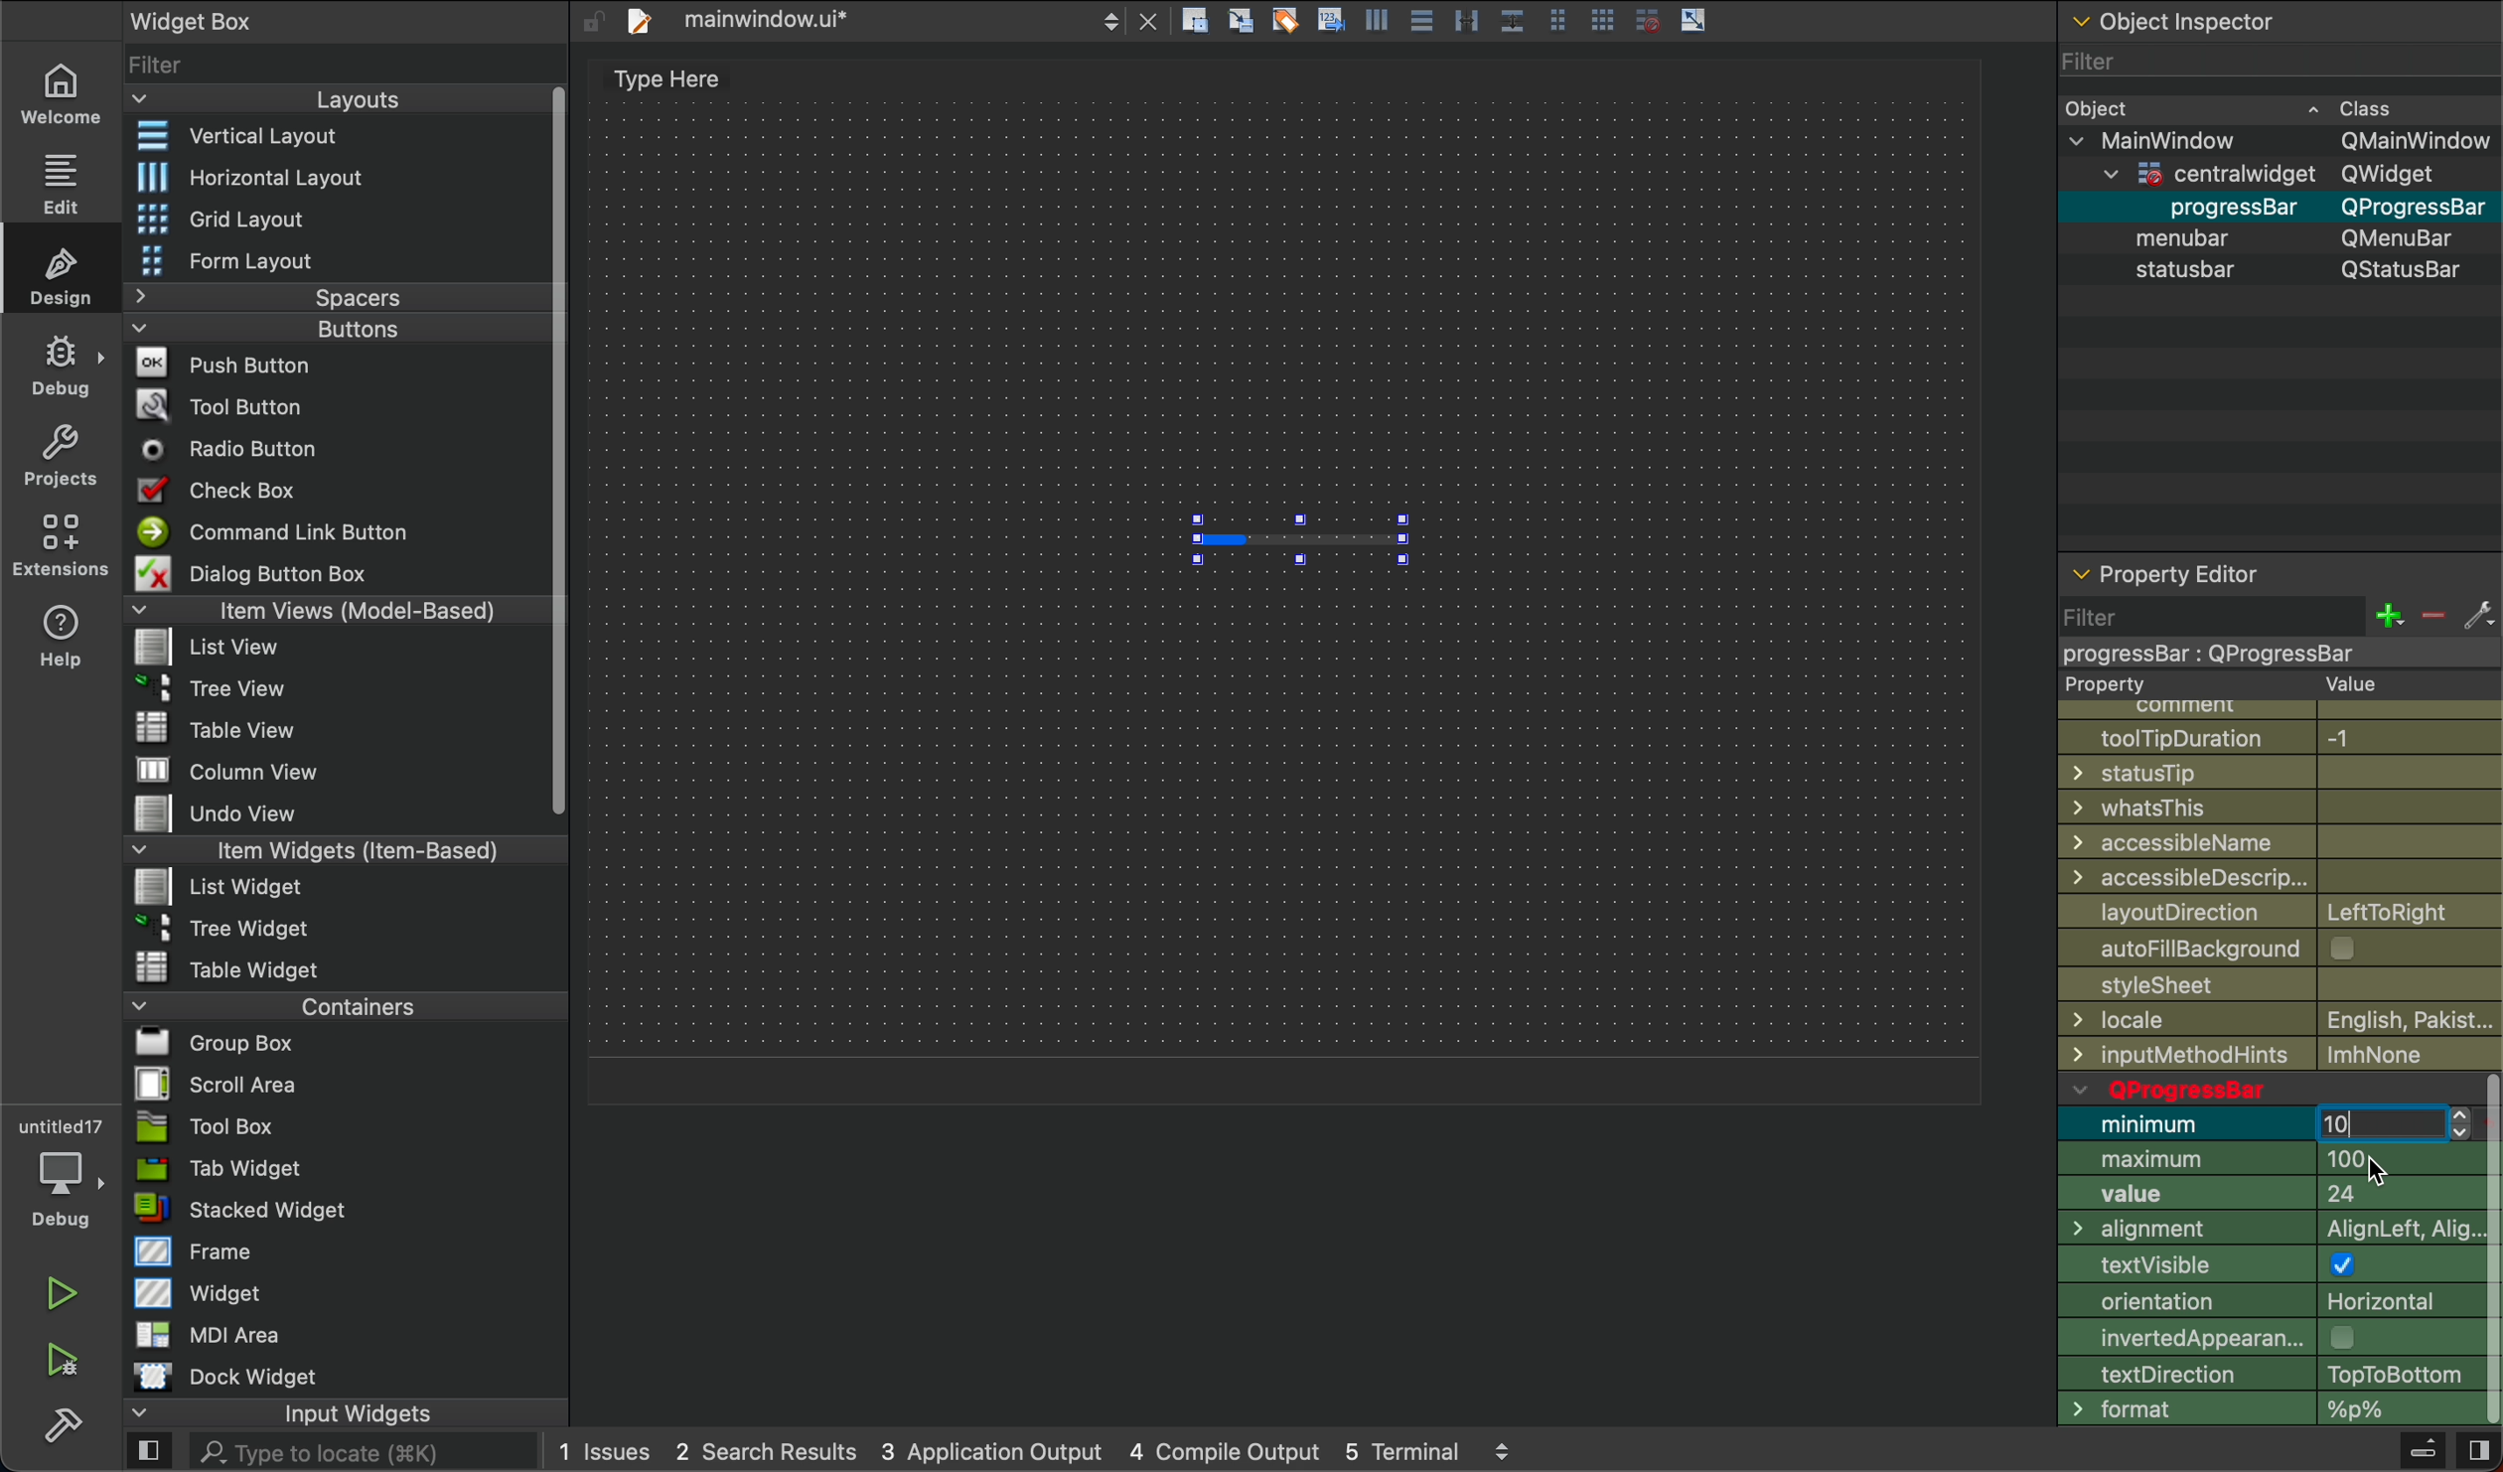 Image resolution: width=2503 pixels, height=1472 pixels. I want to click on Orientation , so click(2266, 1305).